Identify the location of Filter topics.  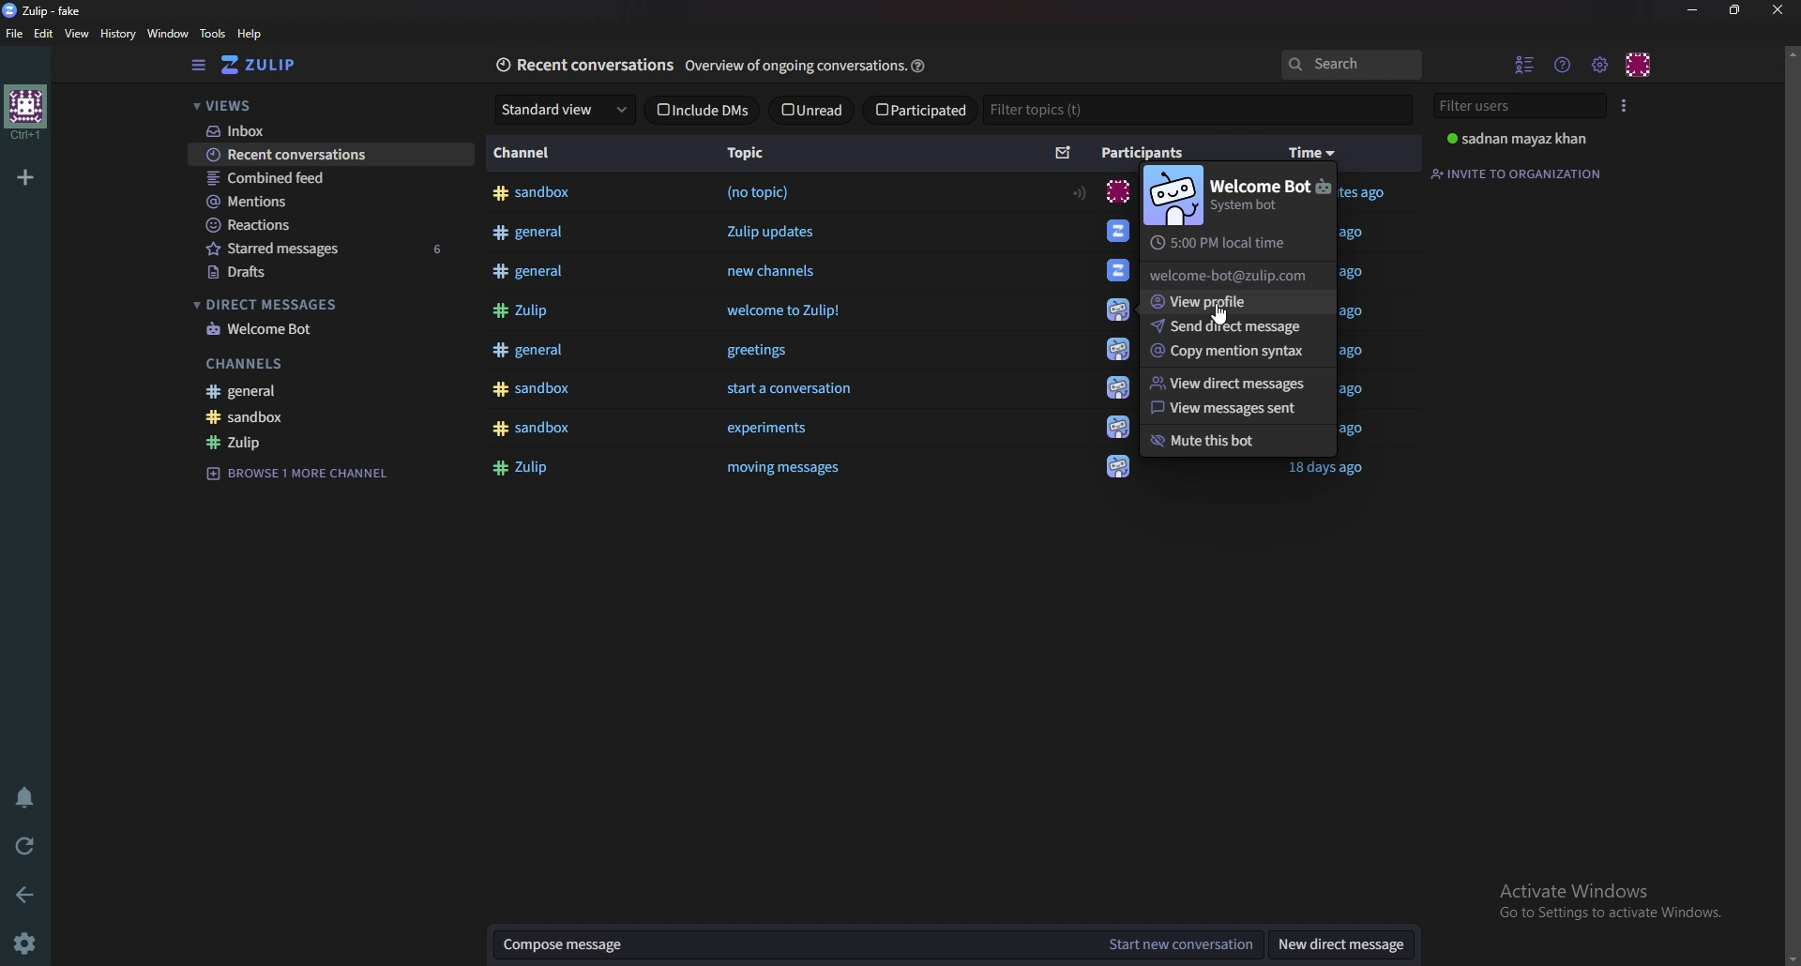
(1052, 111).